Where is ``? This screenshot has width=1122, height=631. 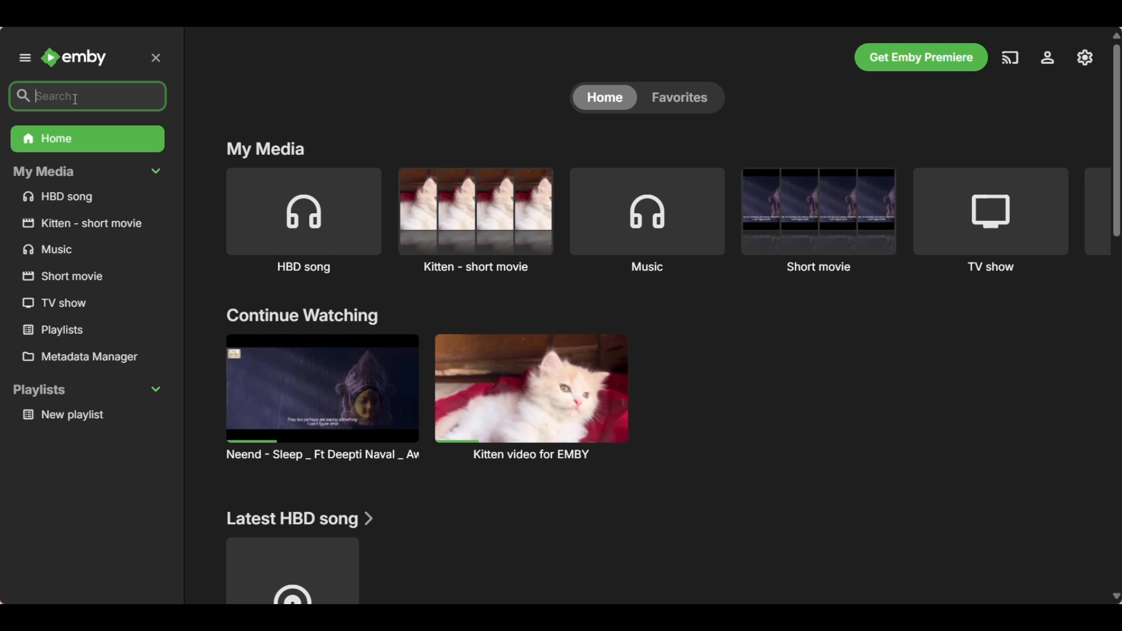
 is located at coordinates (58, 304).